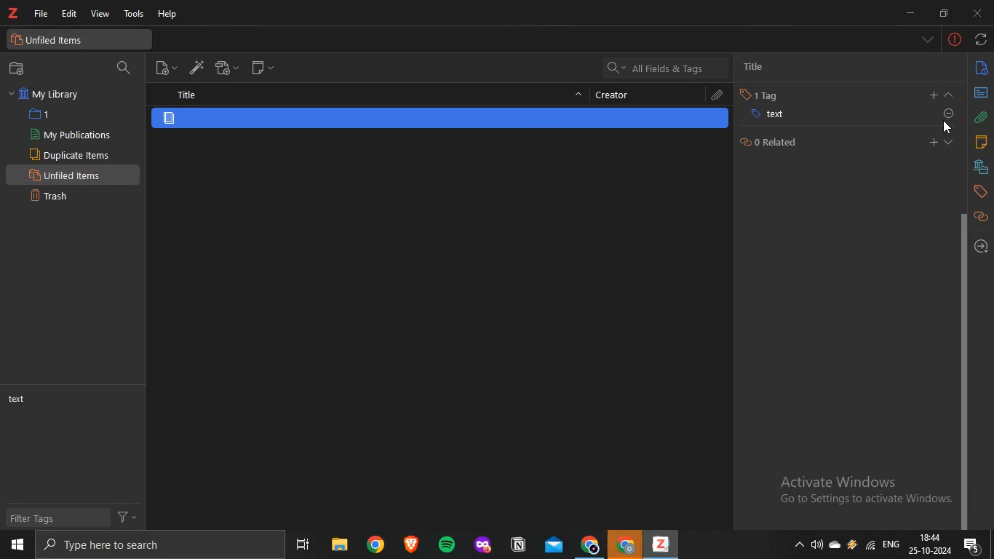  I want to click on files, so click(337, 544).